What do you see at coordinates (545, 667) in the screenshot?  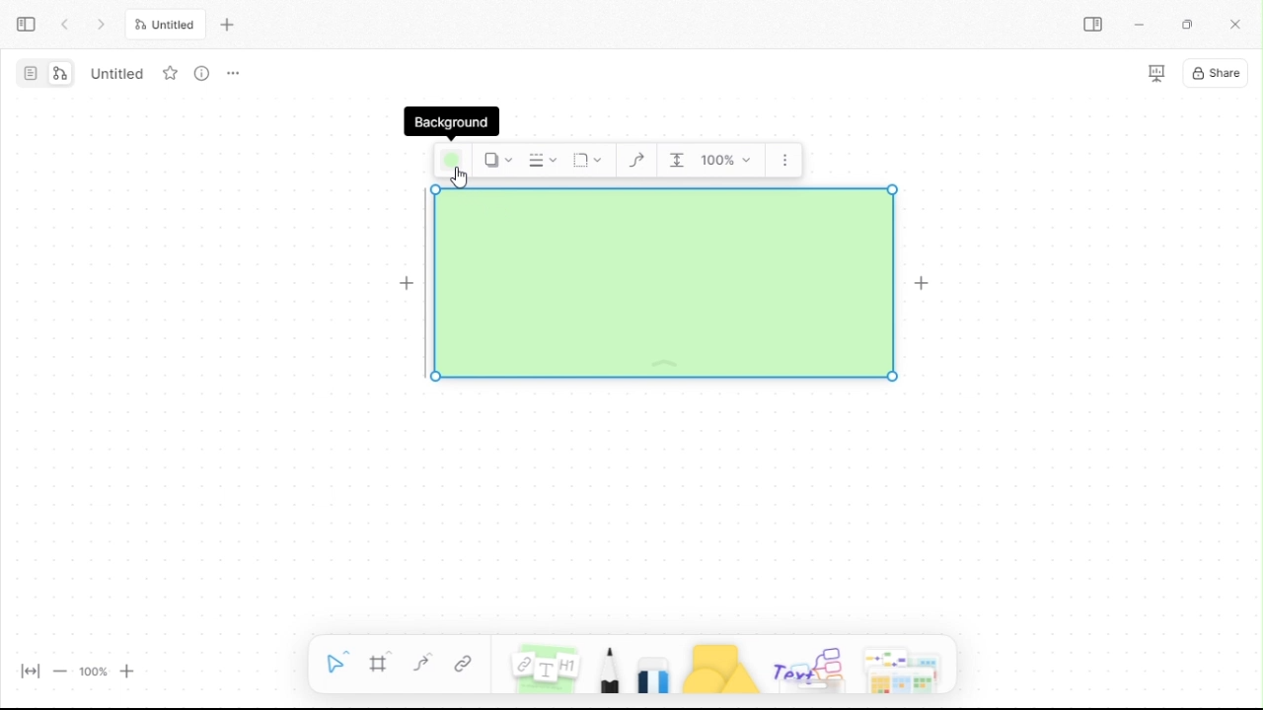 I see `notes` at bounding box center [545, 667].